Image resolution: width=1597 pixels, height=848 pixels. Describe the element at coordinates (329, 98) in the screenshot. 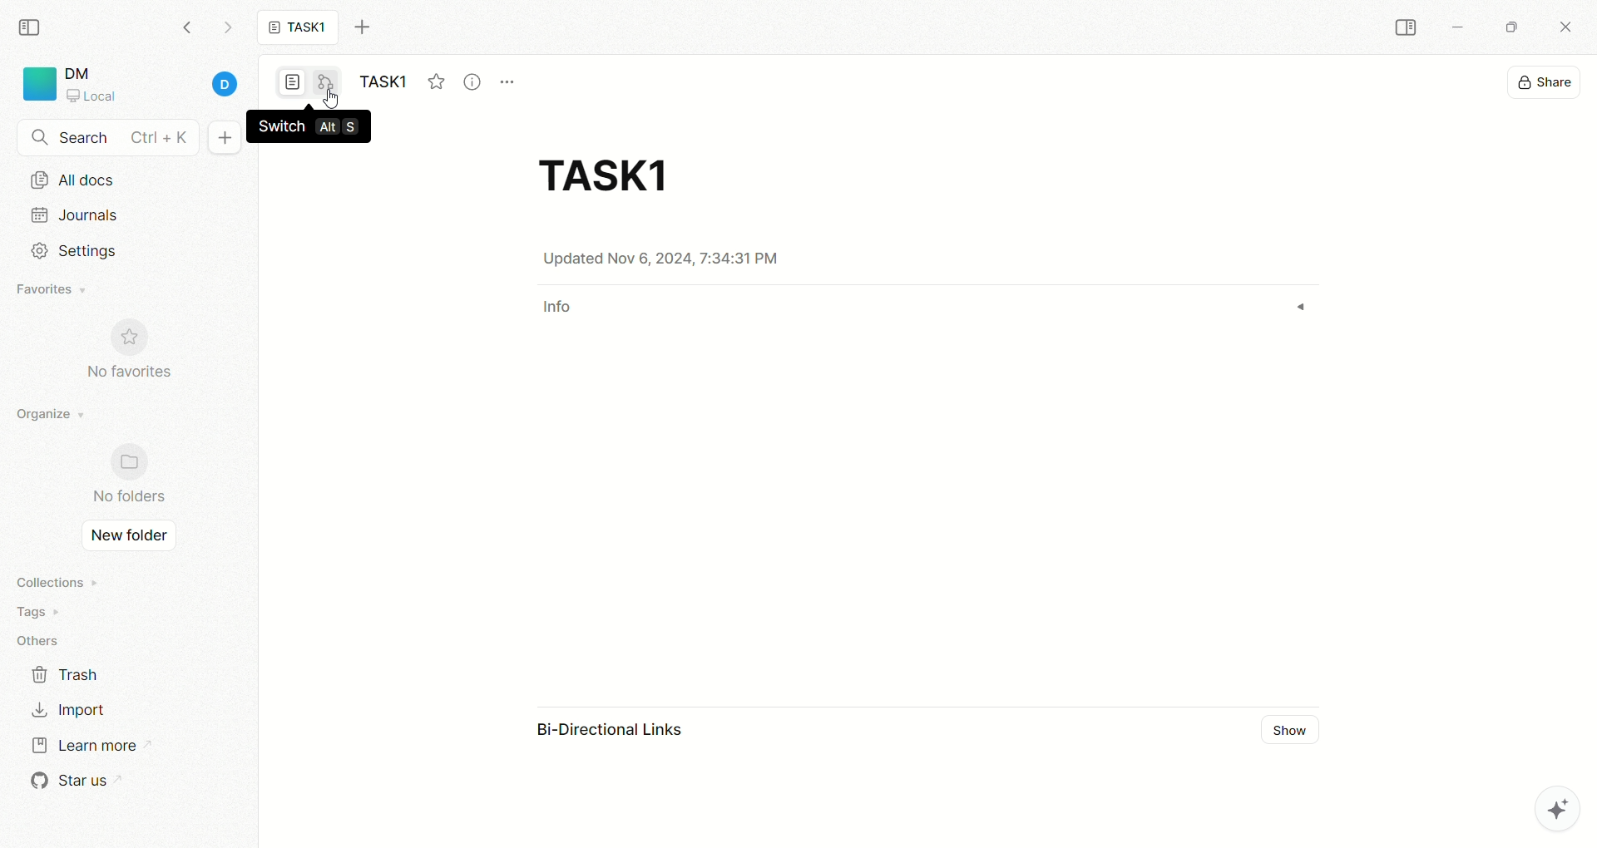

I see `cursor` at that location.